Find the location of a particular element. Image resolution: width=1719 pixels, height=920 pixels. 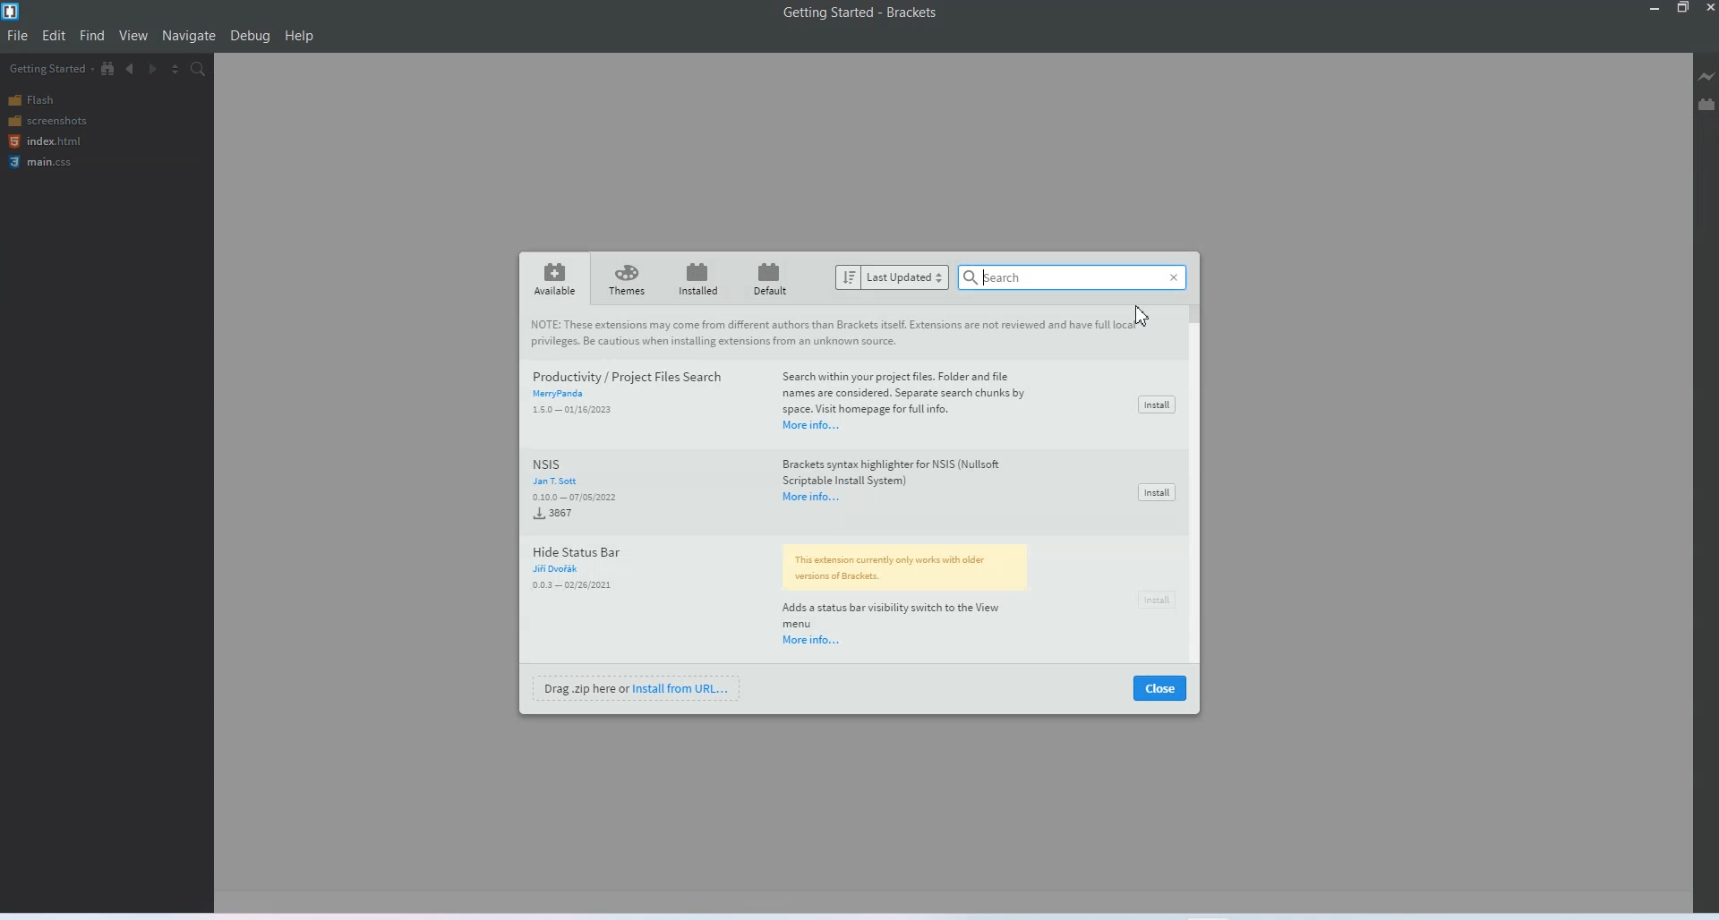

Navigate Backwards is located at coordinates (132, 69).